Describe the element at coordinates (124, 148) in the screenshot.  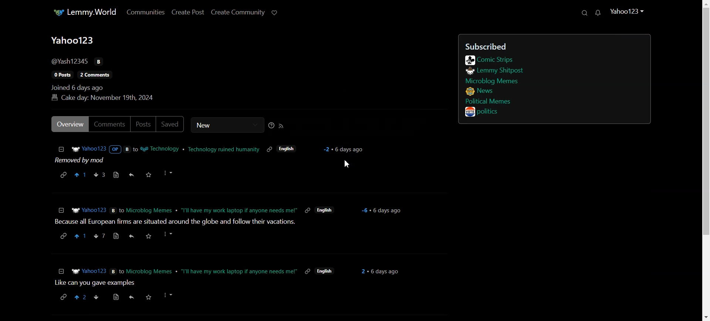
I see `op b to` at that location.